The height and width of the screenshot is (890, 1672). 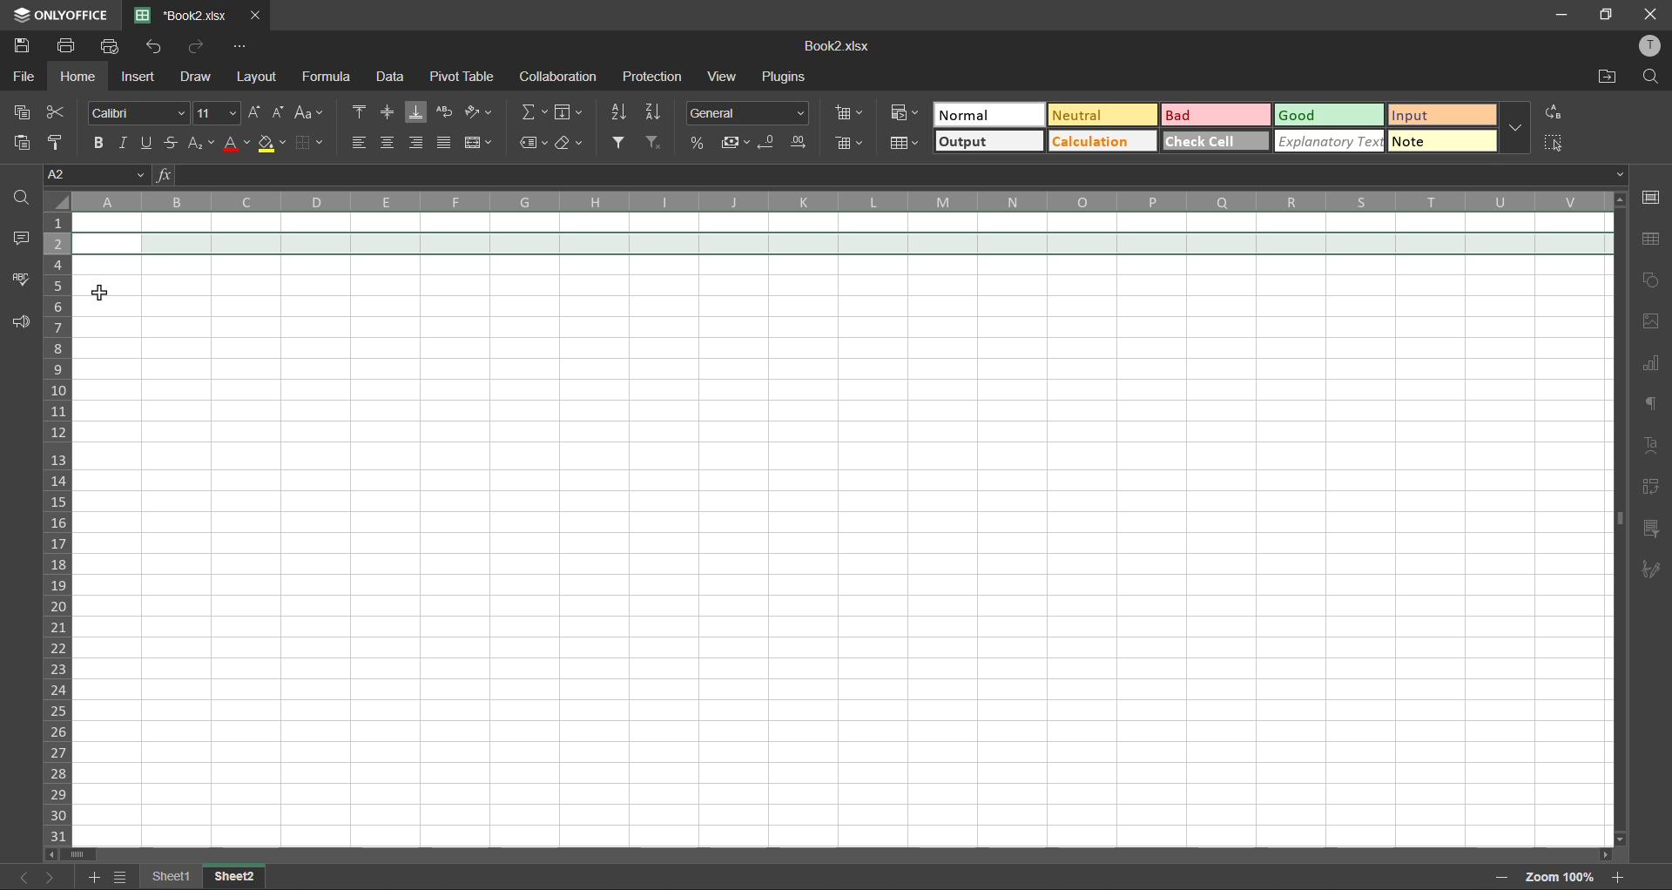 I want to click on bold, so click(x=99, y=141).